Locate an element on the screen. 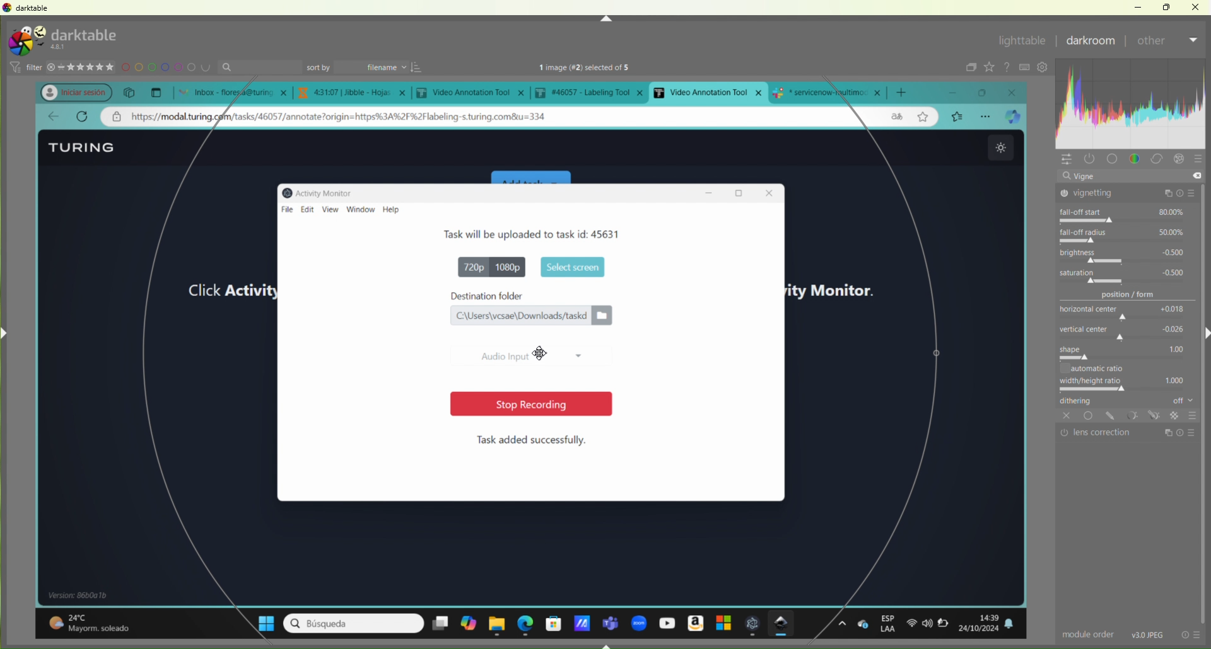 Image resolution: width=1211 pixels, height=649 pixels. Up is located at coordinates (605, 18).